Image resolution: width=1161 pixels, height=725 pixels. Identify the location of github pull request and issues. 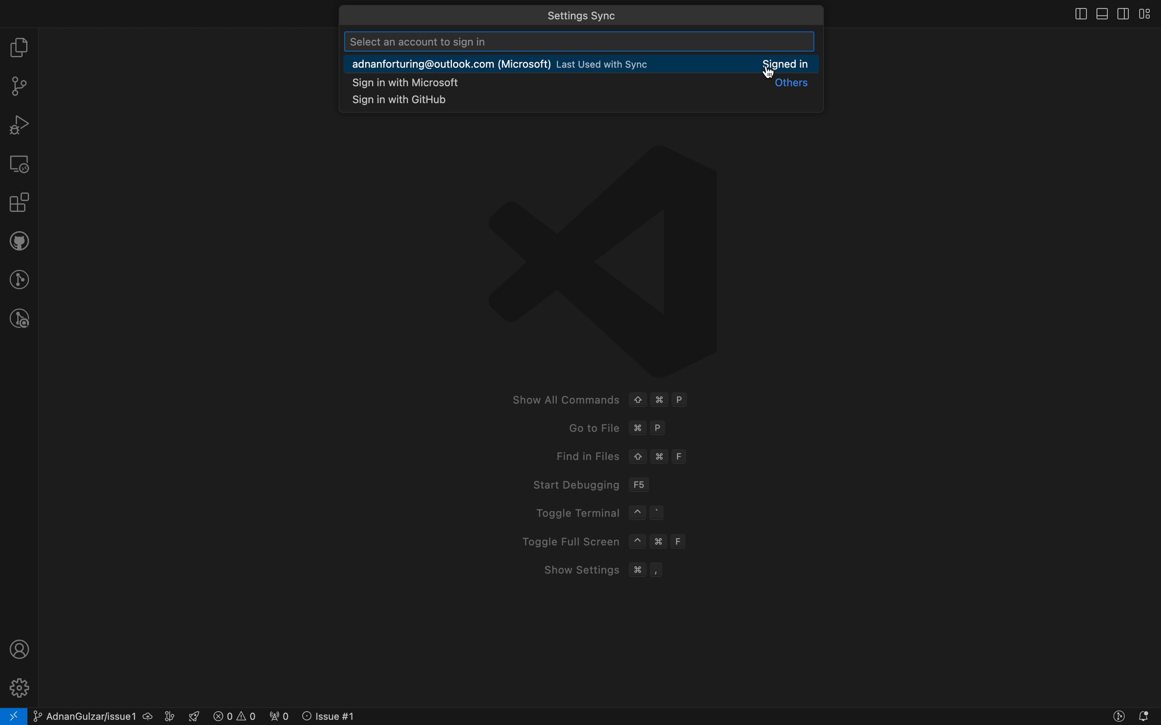
(19, 241).